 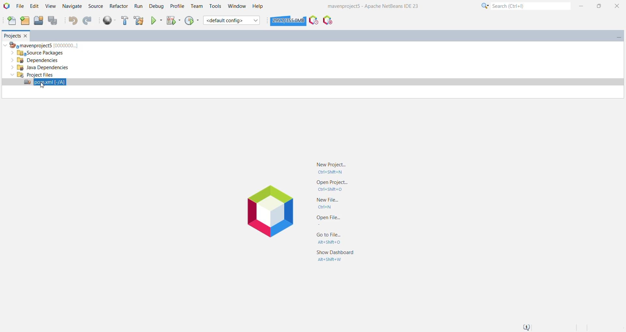 What do you see at coordinates (72, 7) in the screenshot?
I see `Navigate` at bounding box center [72, 7].